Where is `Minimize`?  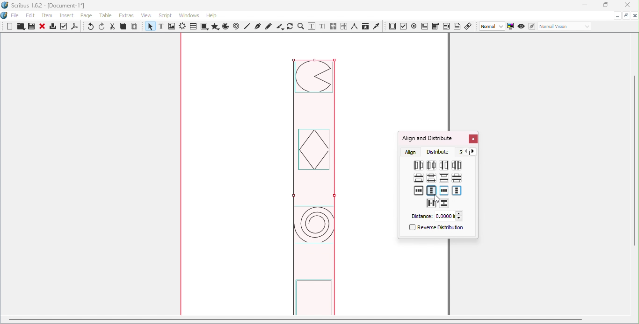
Minimize is located at coordinates (617, 15).